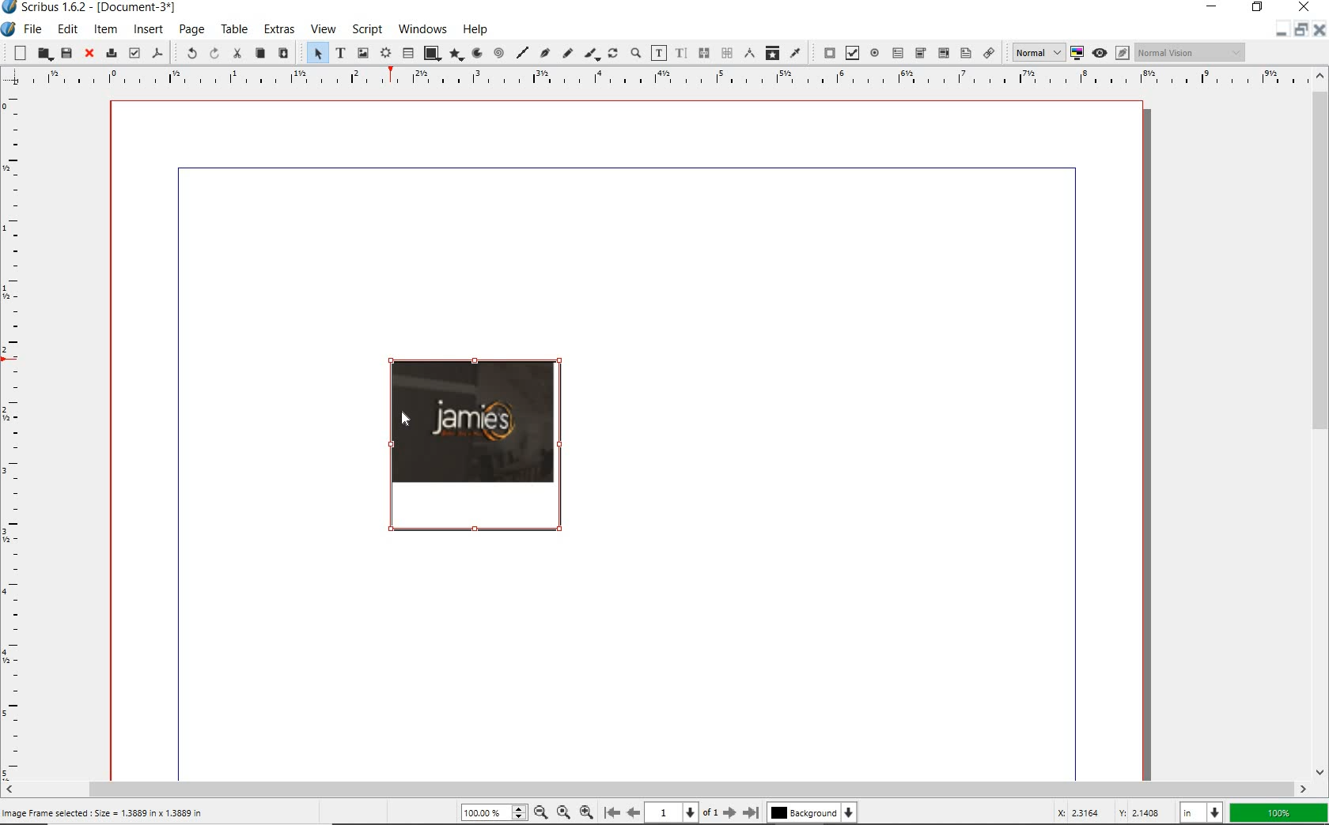  What do you see at coordinates (339, 52) in the screenshot?
I see `text frame` at bounding box center [339, 52].